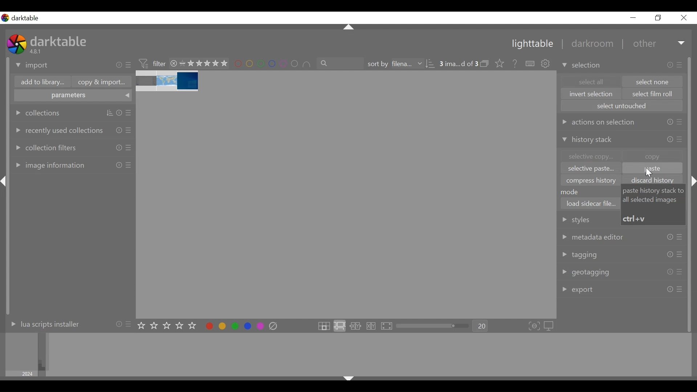 The width and height of the screenshot is (697, 392). What do you see at coordinates (573, 192) in the screenshot?
I see `mode` at bounding box center [573, 192].